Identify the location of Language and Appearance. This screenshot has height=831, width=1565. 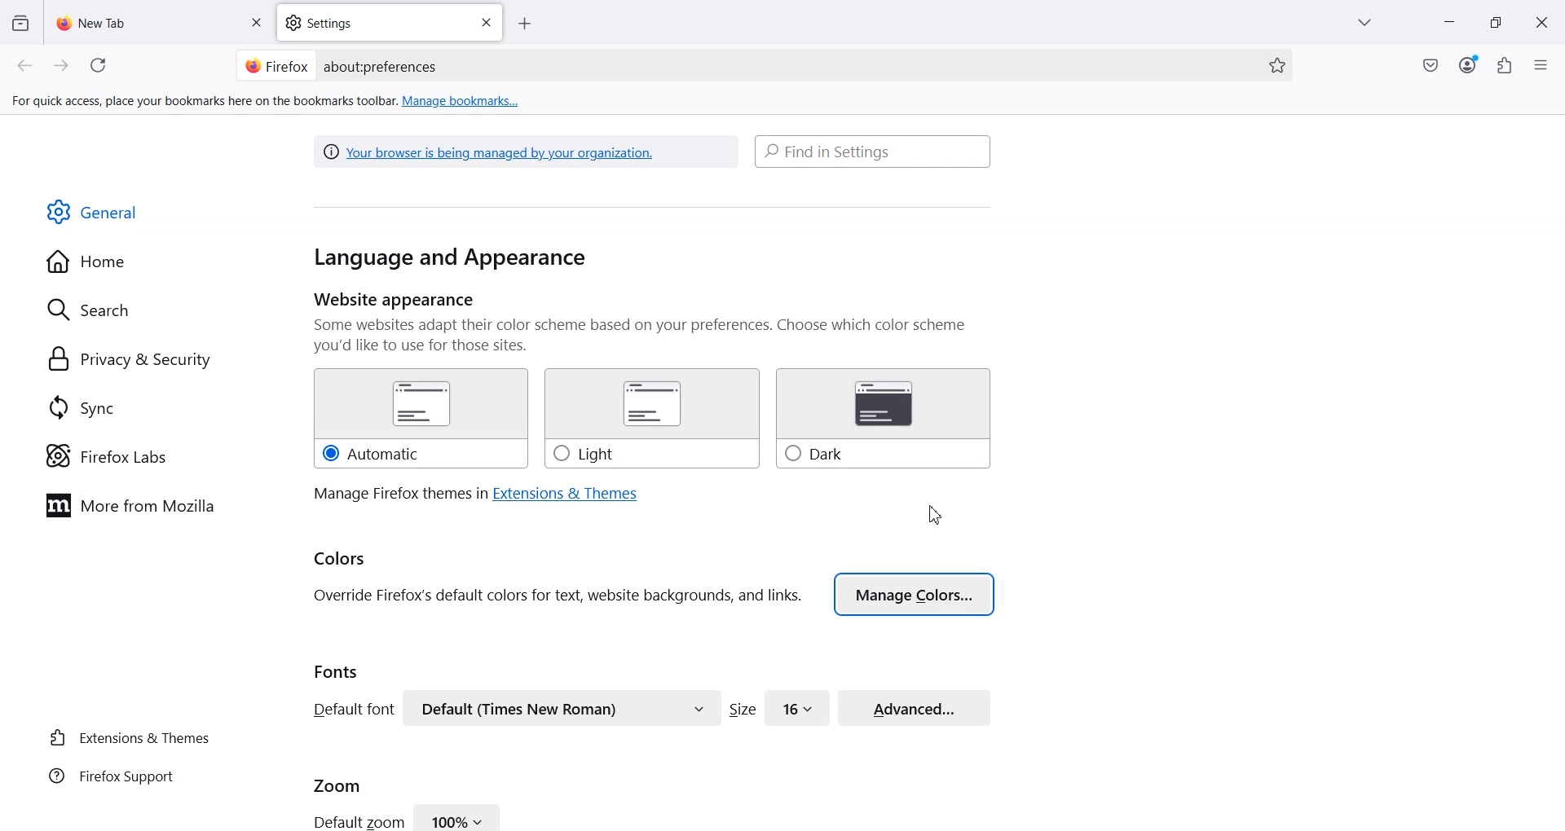
(450, 259).